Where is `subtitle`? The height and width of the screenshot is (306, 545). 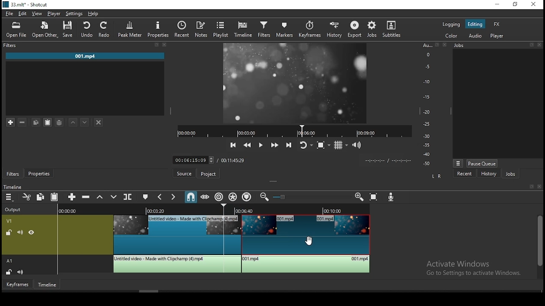 subtitle is located at coordinates (392, 29).